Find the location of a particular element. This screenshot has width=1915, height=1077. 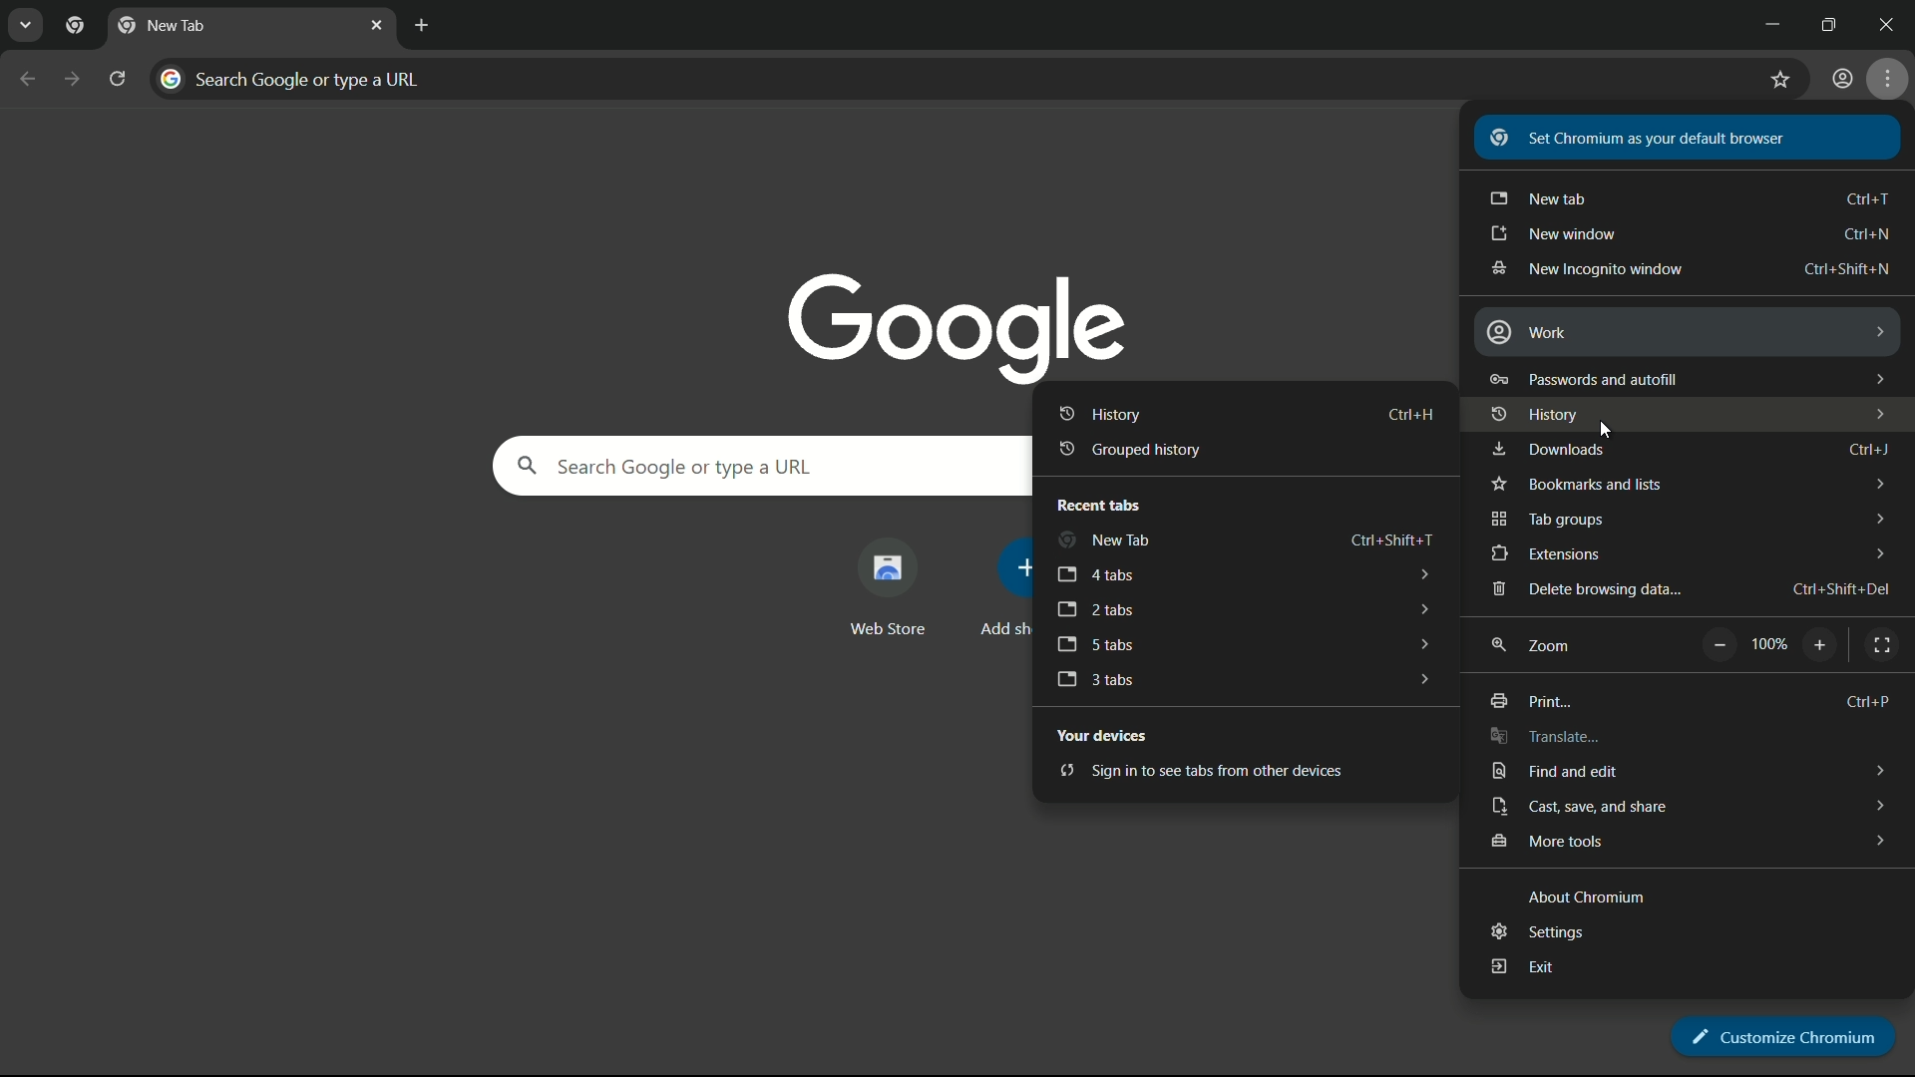

new tab is located at coordinates (1542, 199).